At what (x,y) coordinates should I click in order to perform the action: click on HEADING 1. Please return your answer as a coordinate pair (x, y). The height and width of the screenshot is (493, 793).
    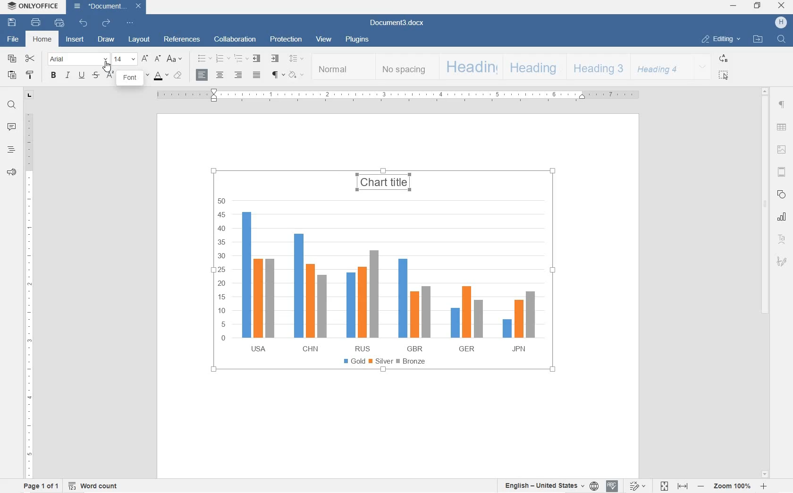
    Looking at the image, I should click on (469, 67).